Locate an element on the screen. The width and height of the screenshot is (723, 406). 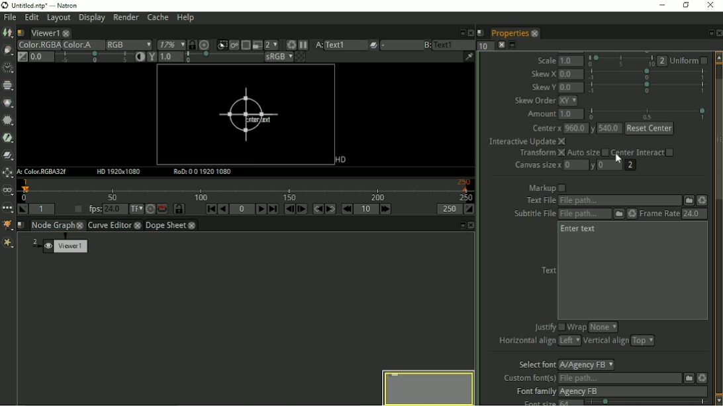
Pause updates is located at coordinates (304, 45).